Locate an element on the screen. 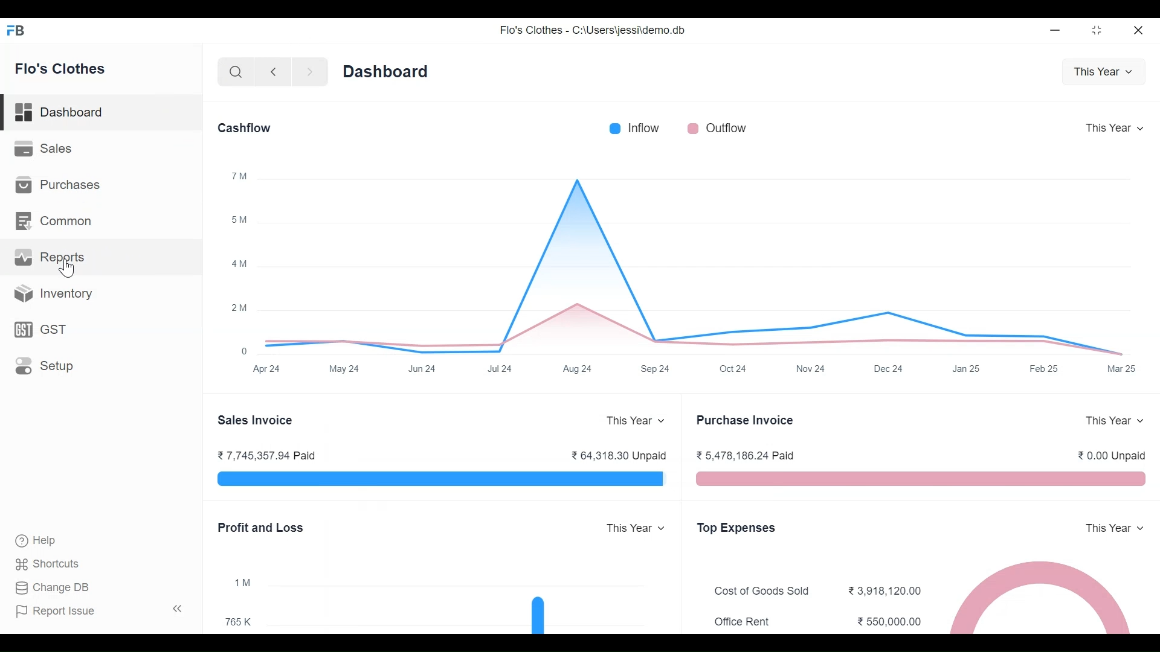  dashboard is located at coordinates (61, 115).